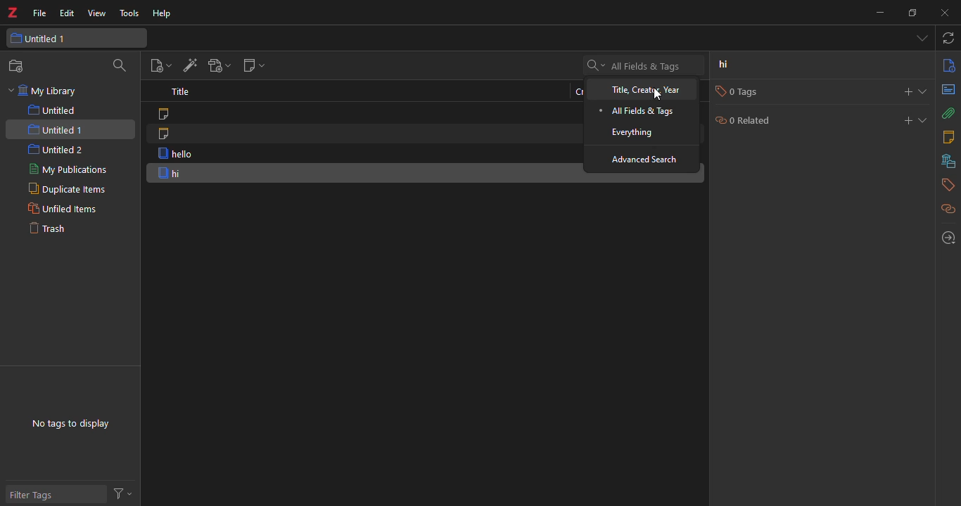 This screenshot has height=506, width=961. I want to click on note, so click(164, 112).